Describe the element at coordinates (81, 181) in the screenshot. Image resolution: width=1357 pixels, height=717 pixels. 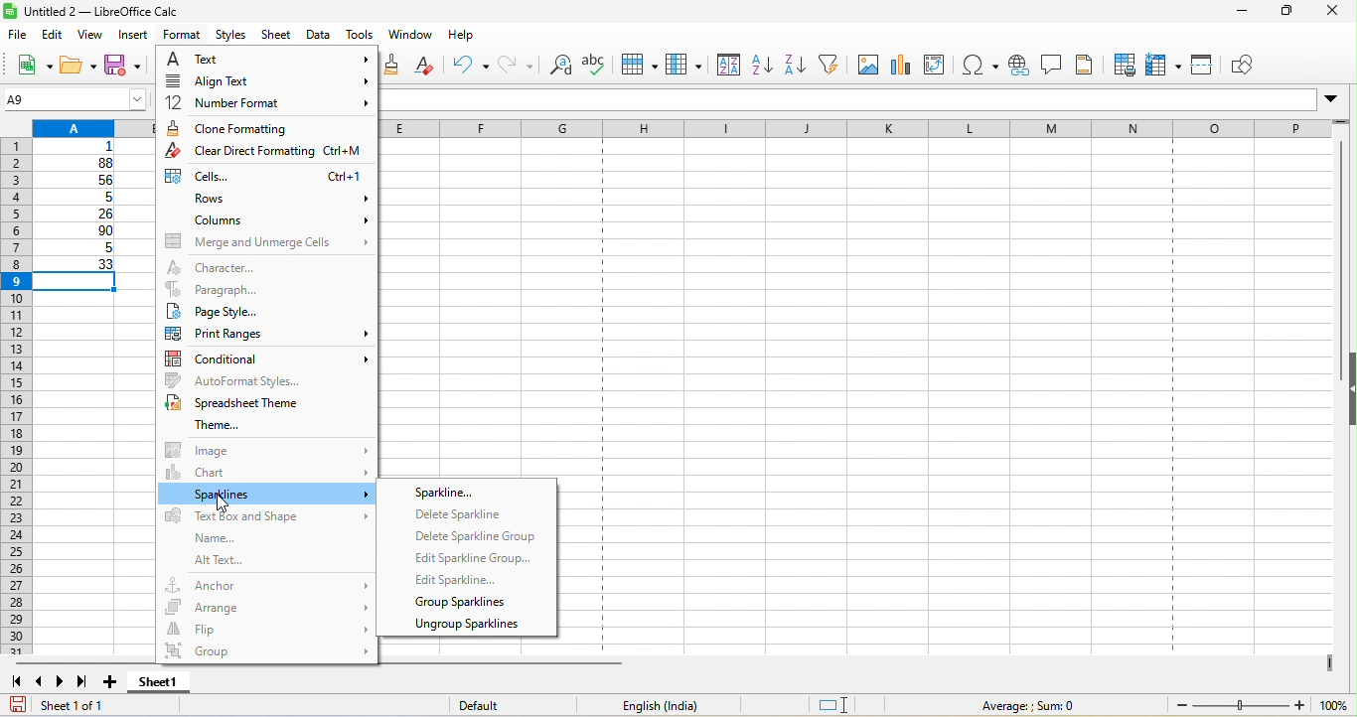
I see `56` at that location.